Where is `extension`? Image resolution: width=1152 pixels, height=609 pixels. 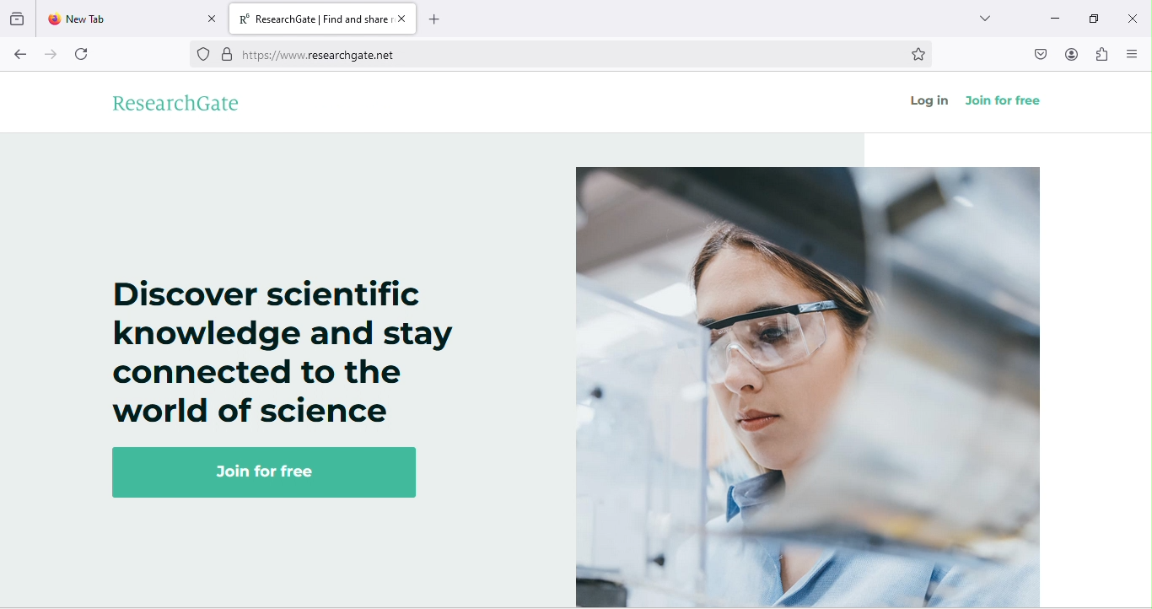 extension is located at coordinates (1103, 58).